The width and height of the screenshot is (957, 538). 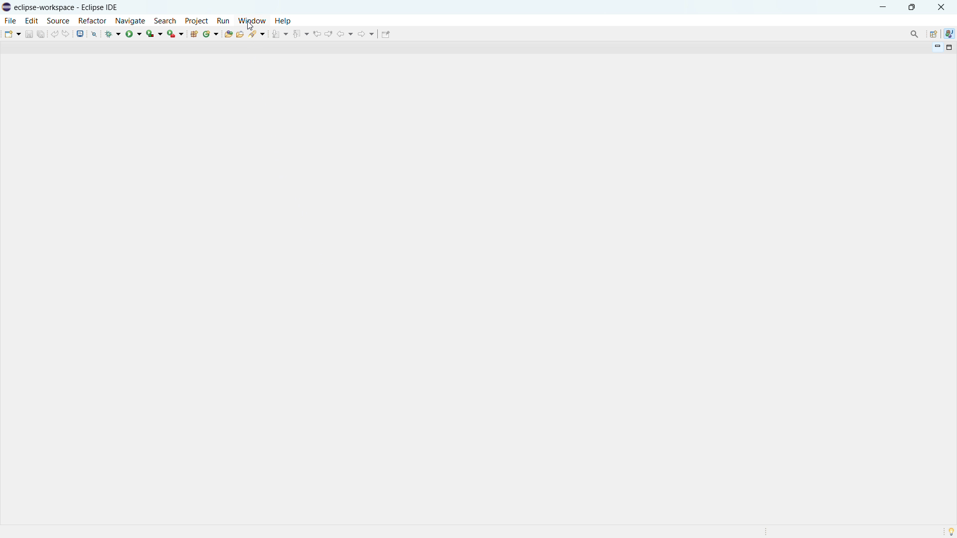 What do you see at coordinates (114, 33) in the screenshot?
I see `debug` at bounding box center [114, 33].